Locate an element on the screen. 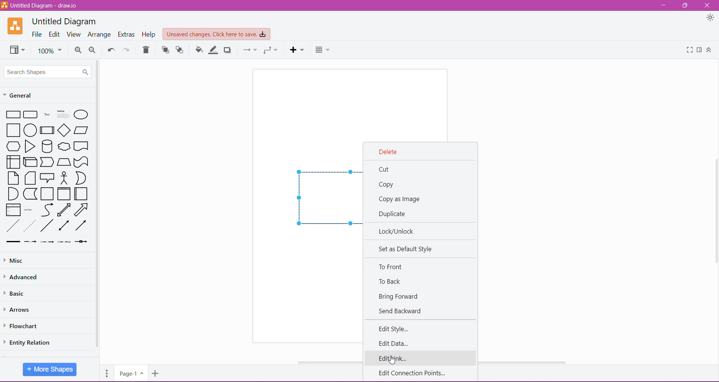  Redo is located at coordinates (127, 49).